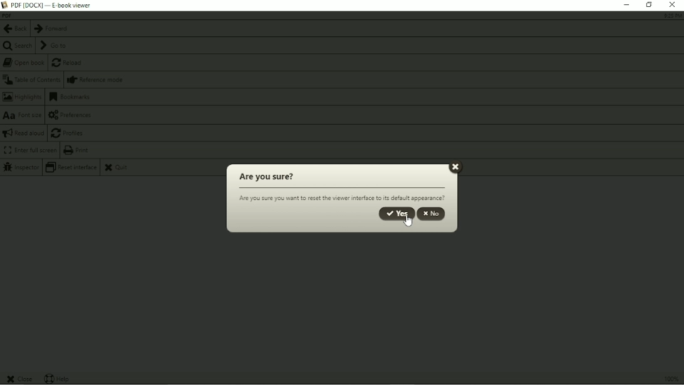 The image size is (684, 385). What do you see at coordinates (70, 97) in the screenshot?
I see `Bookmarks` at bounding box center [70, 97].